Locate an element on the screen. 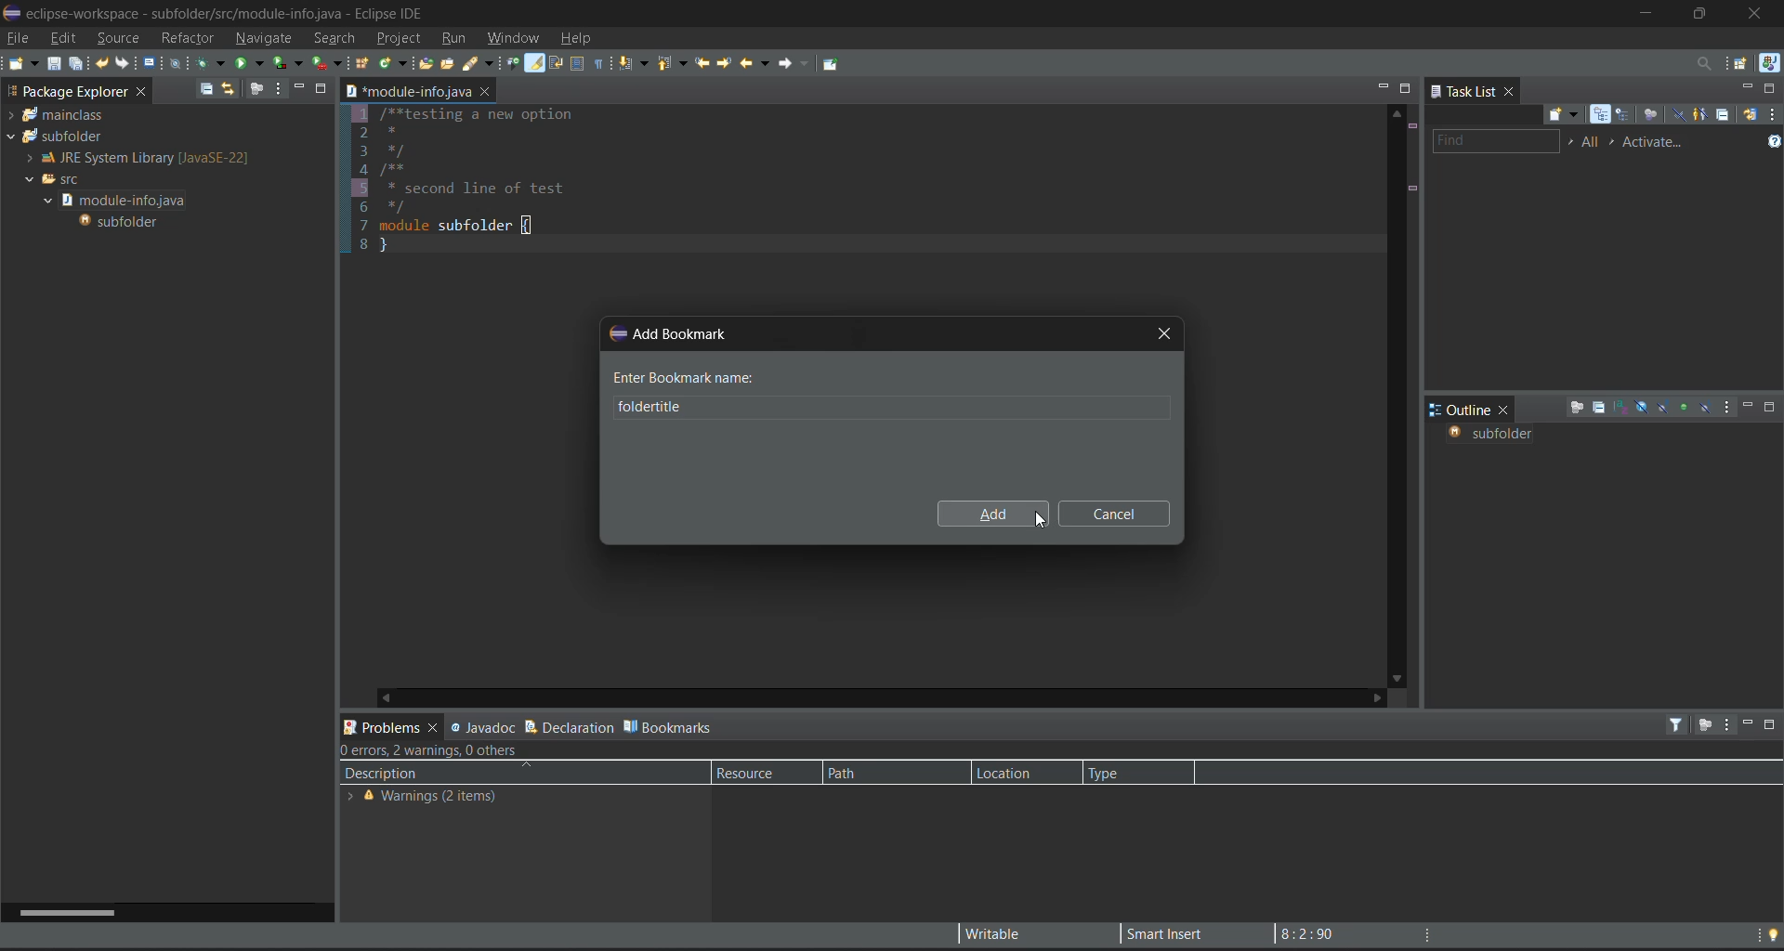  undo is located at coordinates (103, 64).